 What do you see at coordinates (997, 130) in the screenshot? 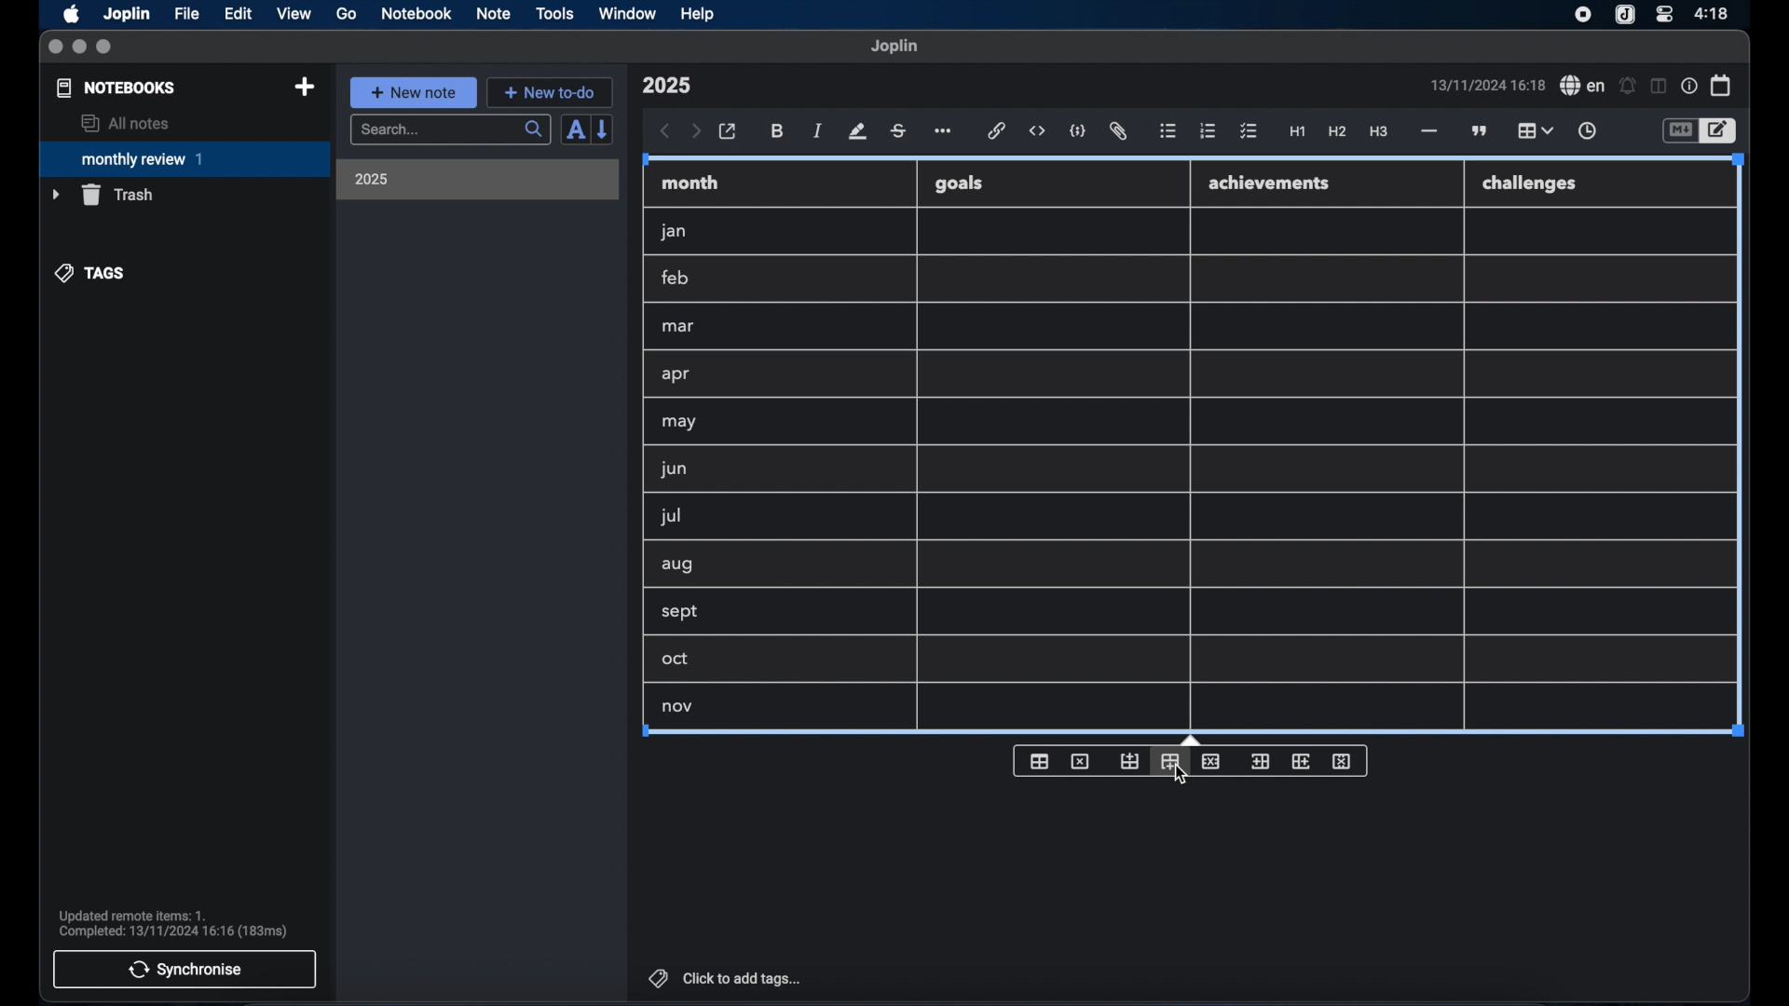
I see `hyperlink` at bounding box center [997, 130].